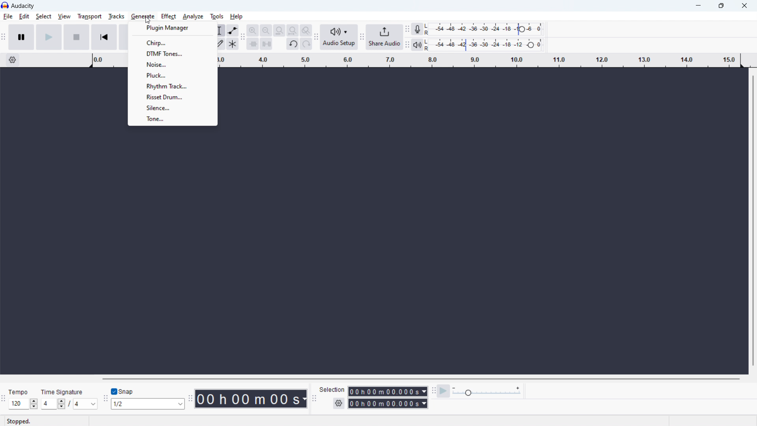 Image resolution: width=757 pixels, height=426 pixels. I want to click on risset drum..., so click(173, 97).